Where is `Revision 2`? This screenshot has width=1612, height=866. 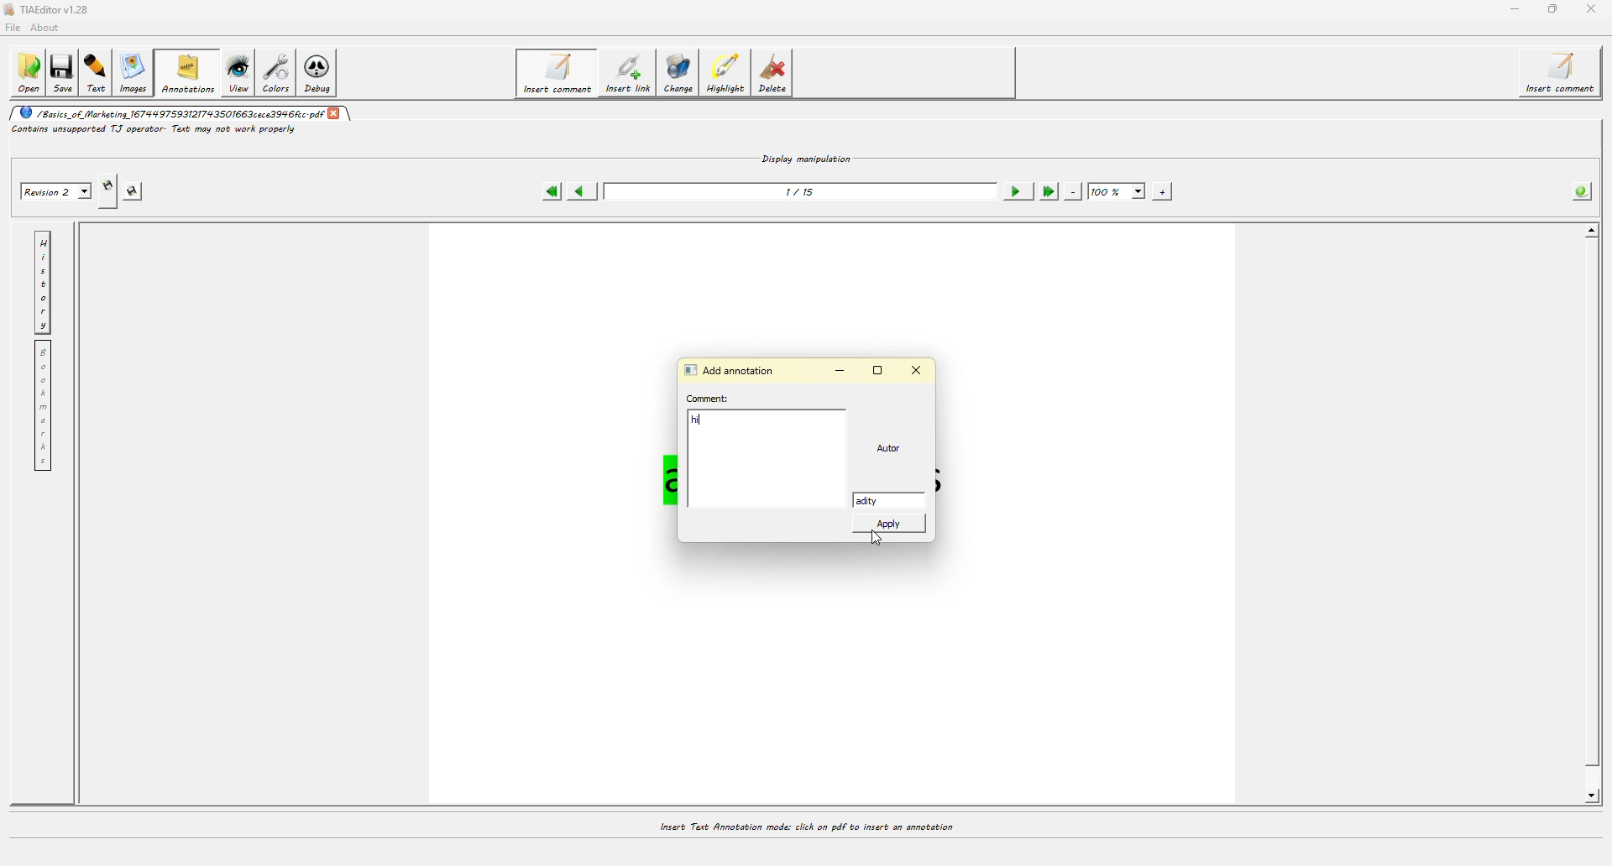
Revision 2 is located at coordinates (54, 190).